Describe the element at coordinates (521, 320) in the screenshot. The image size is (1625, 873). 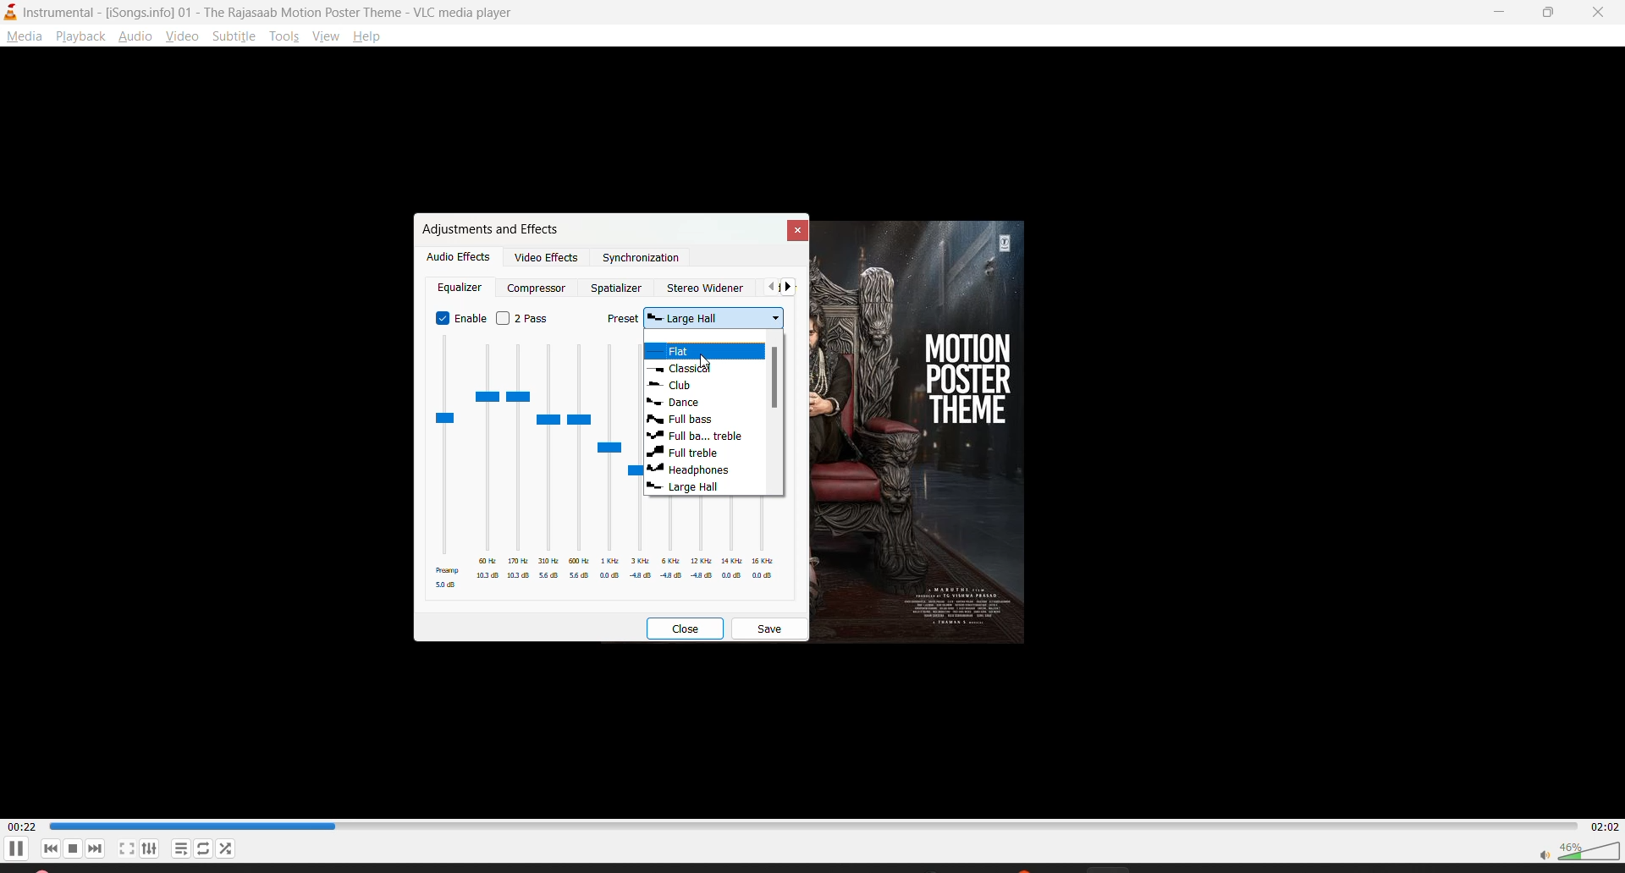
I see `2 pass` at that location.